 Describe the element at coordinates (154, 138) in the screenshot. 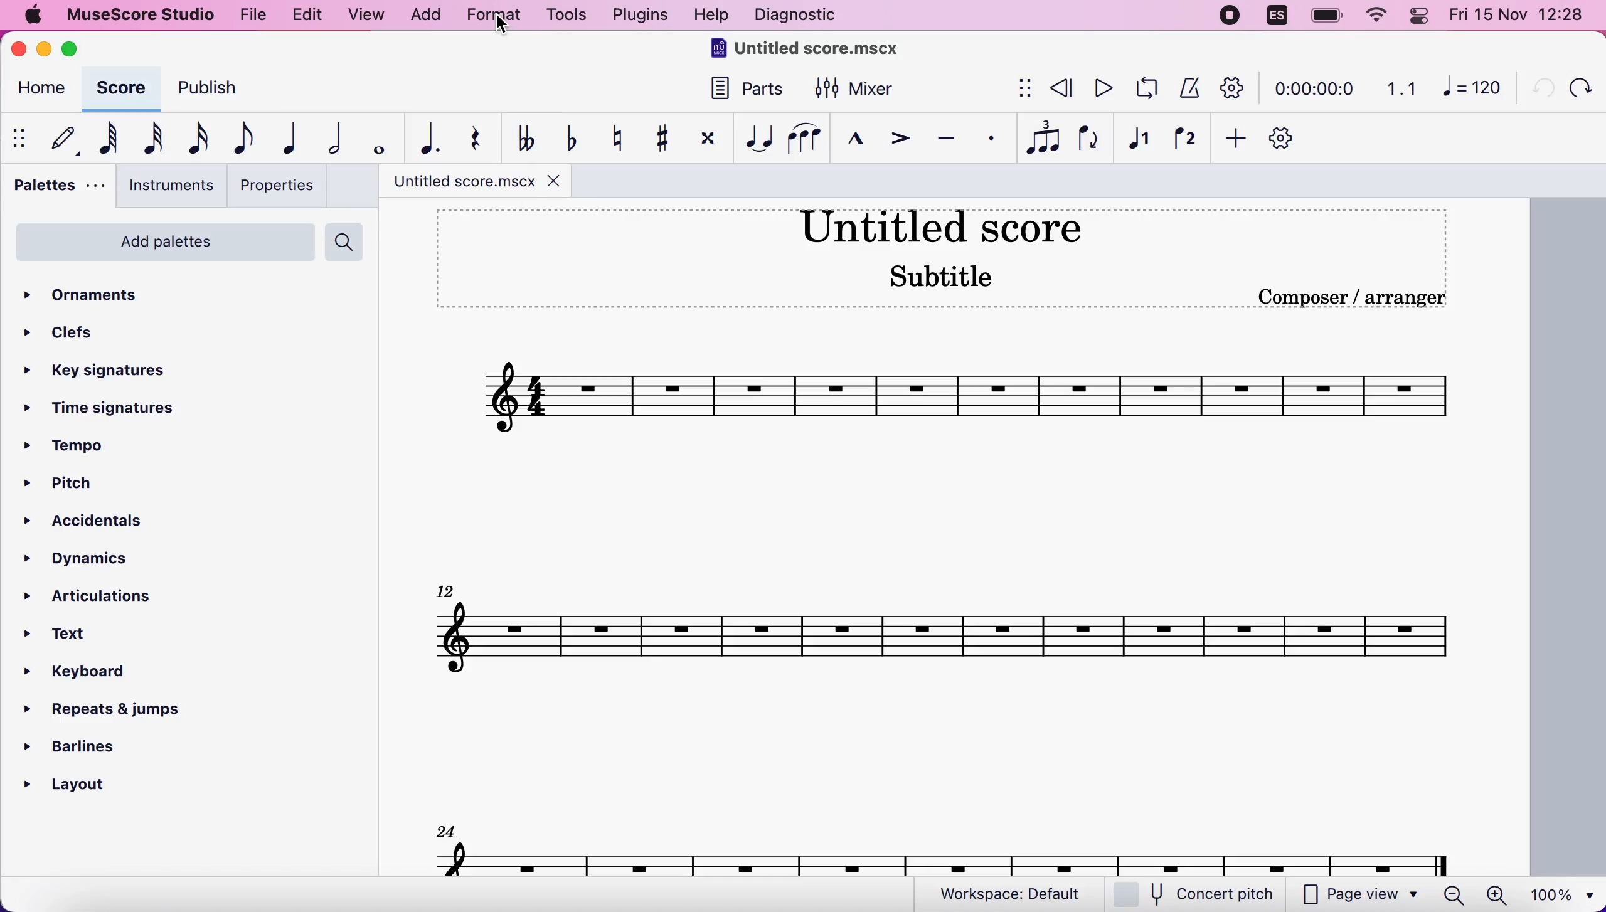

I see `32nd note` at that location.